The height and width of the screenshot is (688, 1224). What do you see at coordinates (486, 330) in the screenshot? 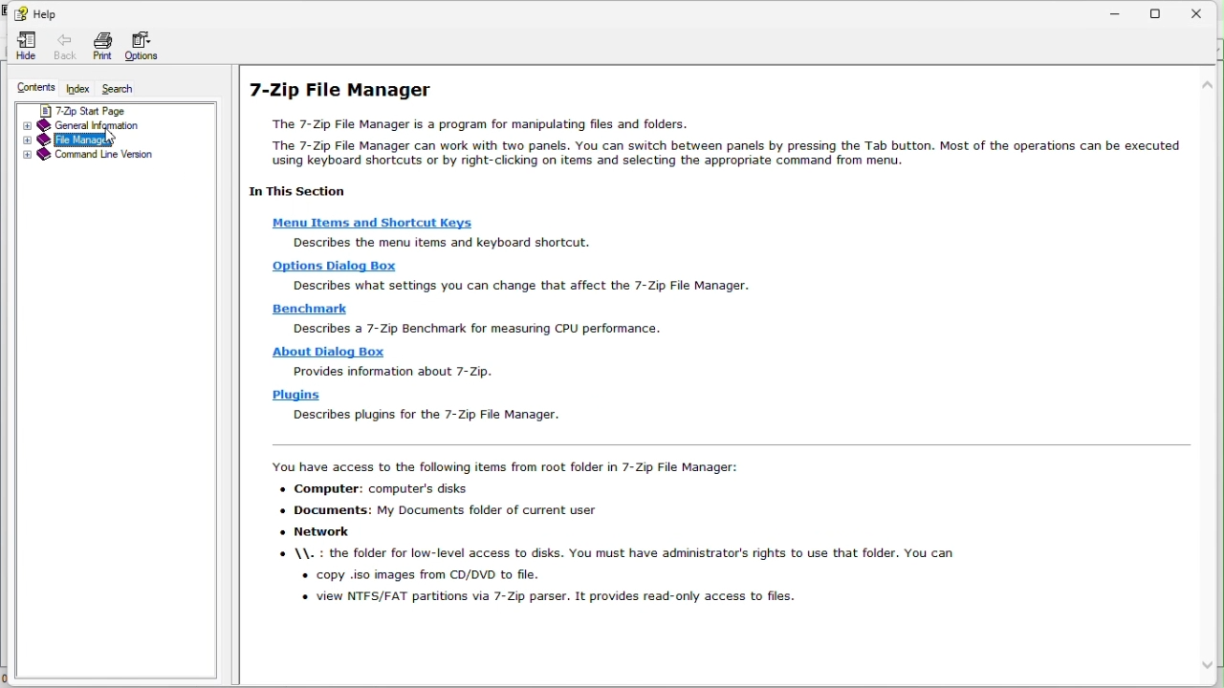
I see `Describe benchmark` at bounding box center [486, 330].